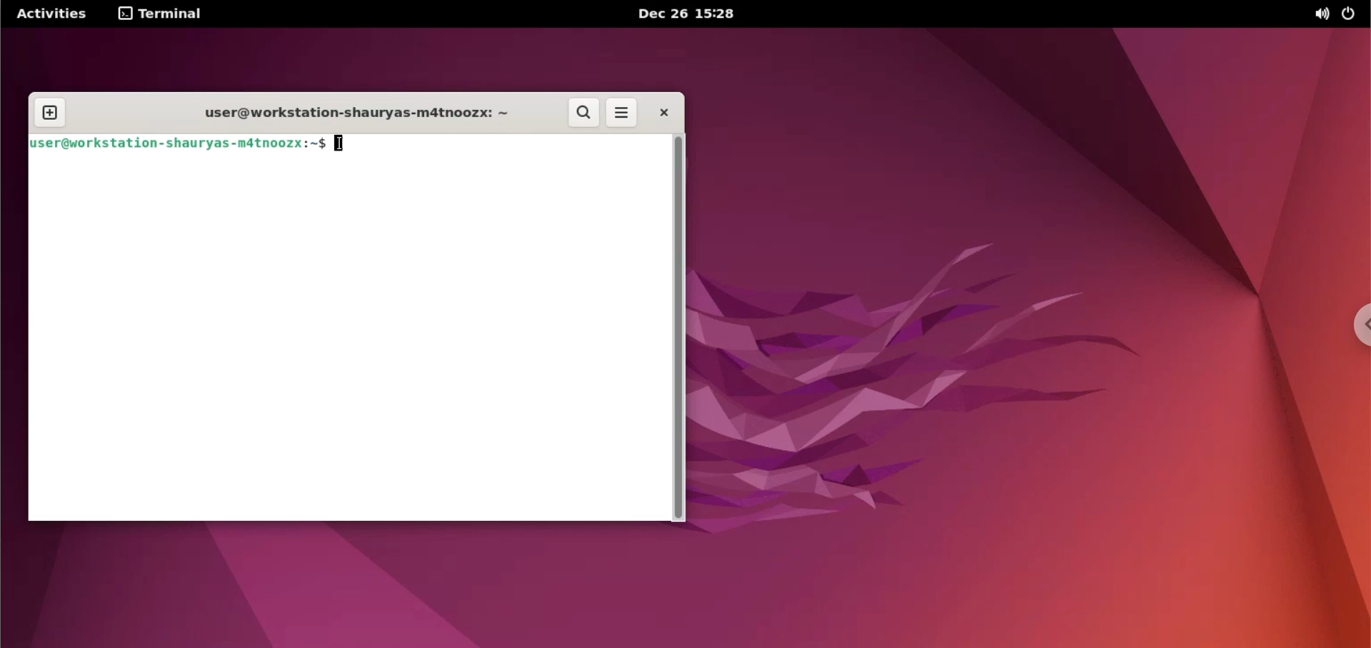 The image size is (1371, 648). What do you see at coordinates (346, 339) in the screenshot?
I see `Command line input` at bounding box center [346, 339].